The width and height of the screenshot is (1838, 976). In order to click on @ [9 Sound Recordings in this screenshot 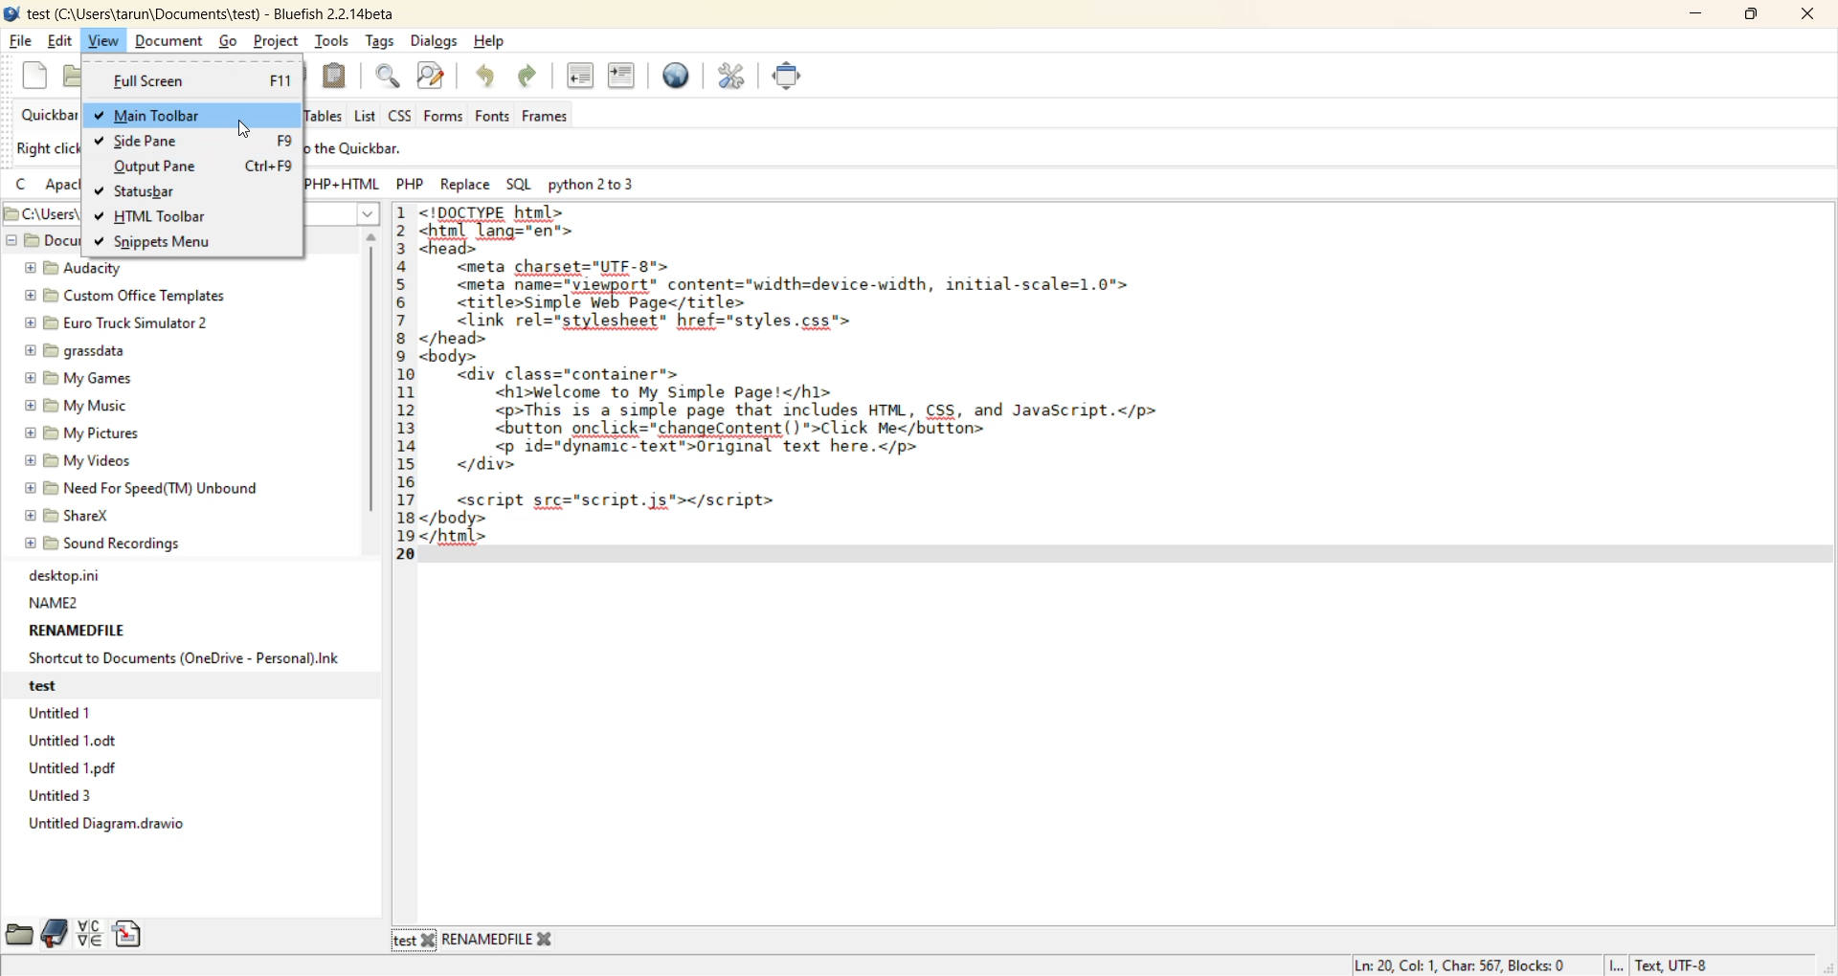, I will do `click(104, 546)`.